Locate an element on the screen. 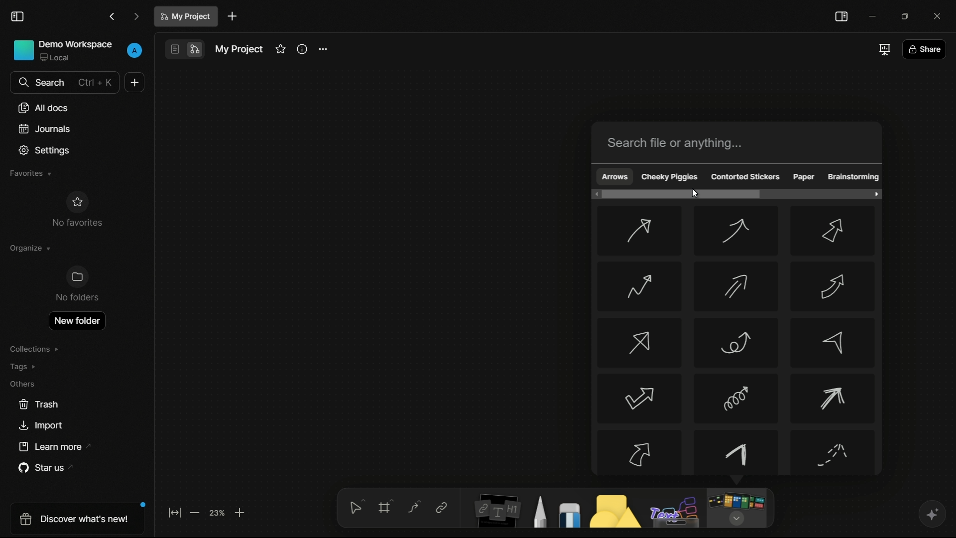 The height and width of the screenshot is (538, 956). arrow-3 is located at coordinates (835, 232).